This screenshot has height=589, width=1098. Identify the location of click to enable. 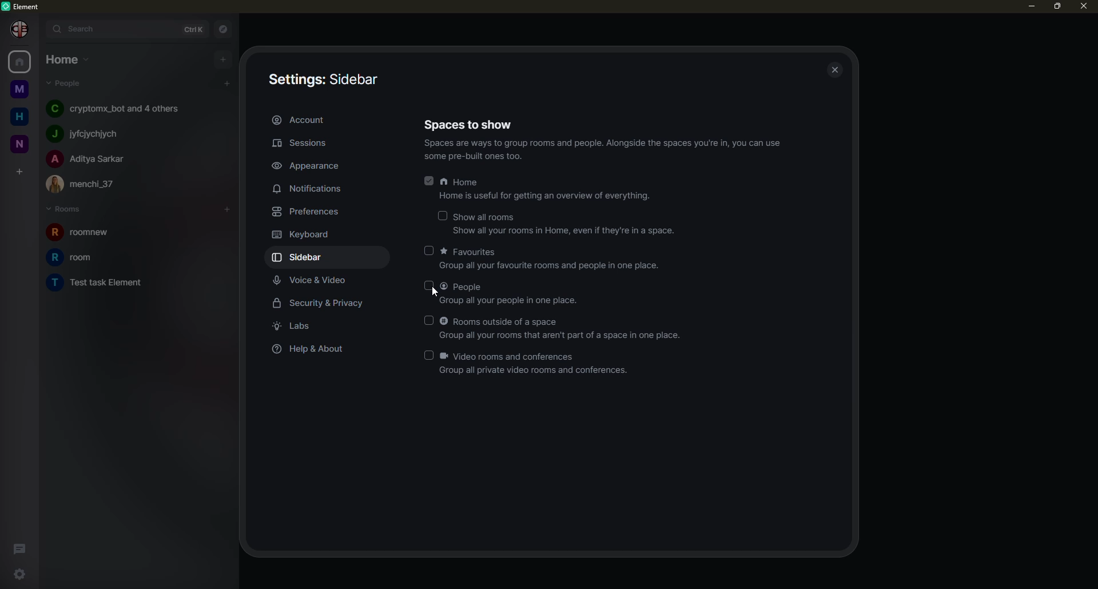
(428, 287).